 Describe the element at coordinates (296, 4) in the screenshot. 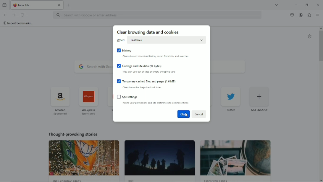

I see `Minimize` at that location.